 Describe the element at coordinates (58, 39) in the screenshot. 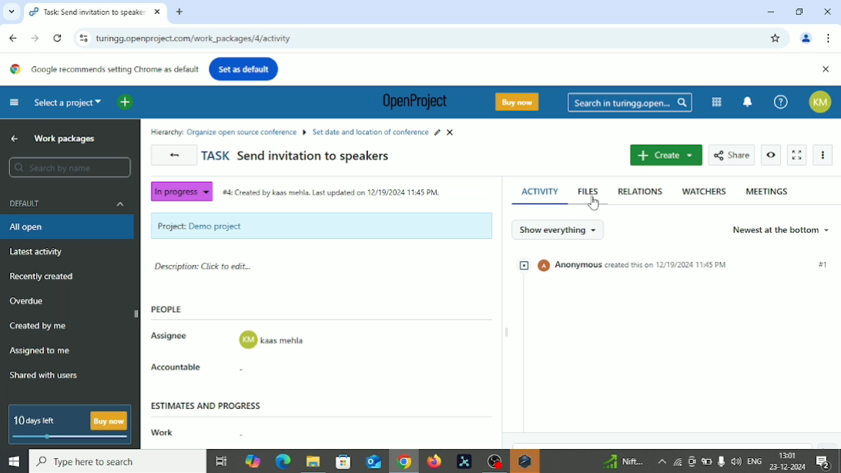

I see `Reload this page` at that location.